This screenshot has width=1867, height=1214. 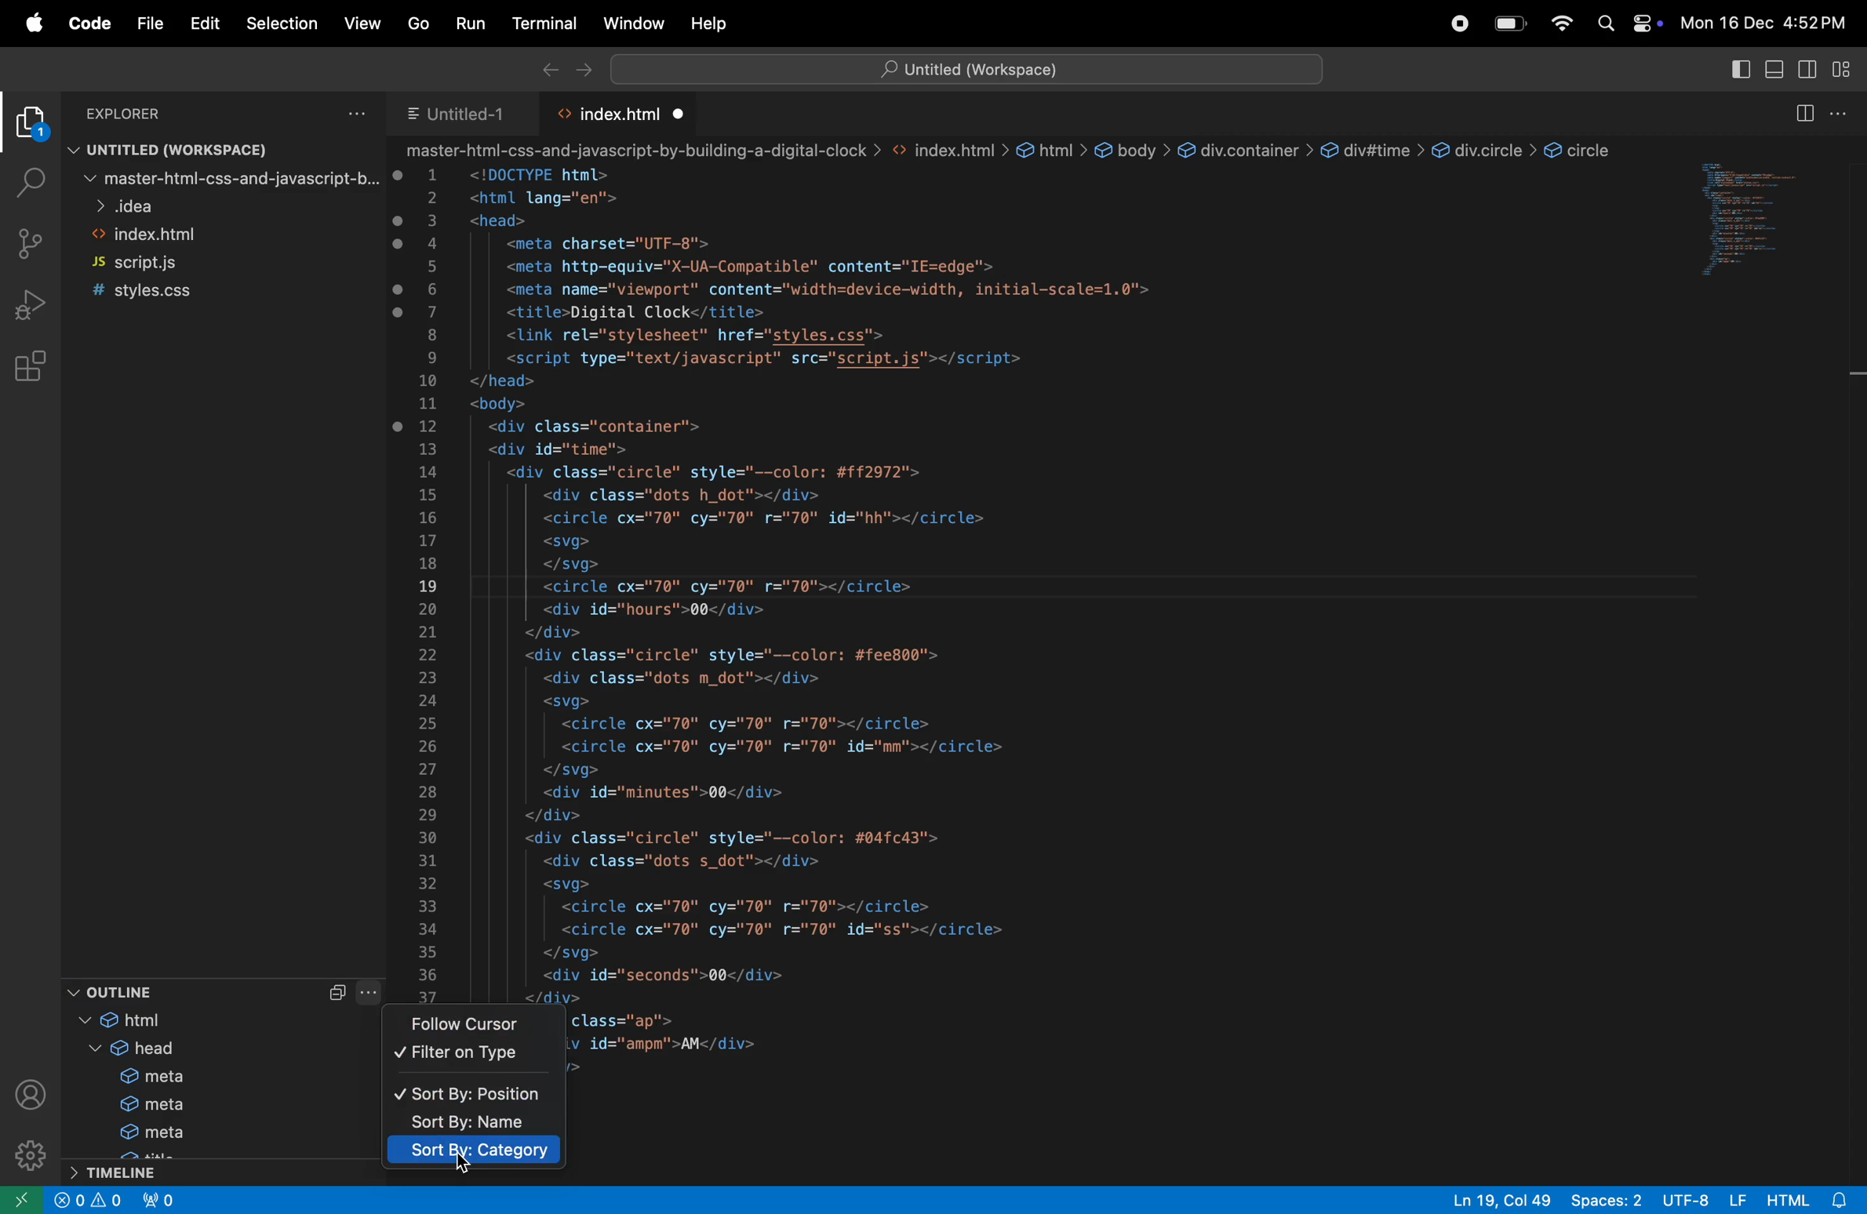 What do you see at coordinates (1778, 71) in the screenshot?
I see `toggle panel` at bounding box center [1778, 71].